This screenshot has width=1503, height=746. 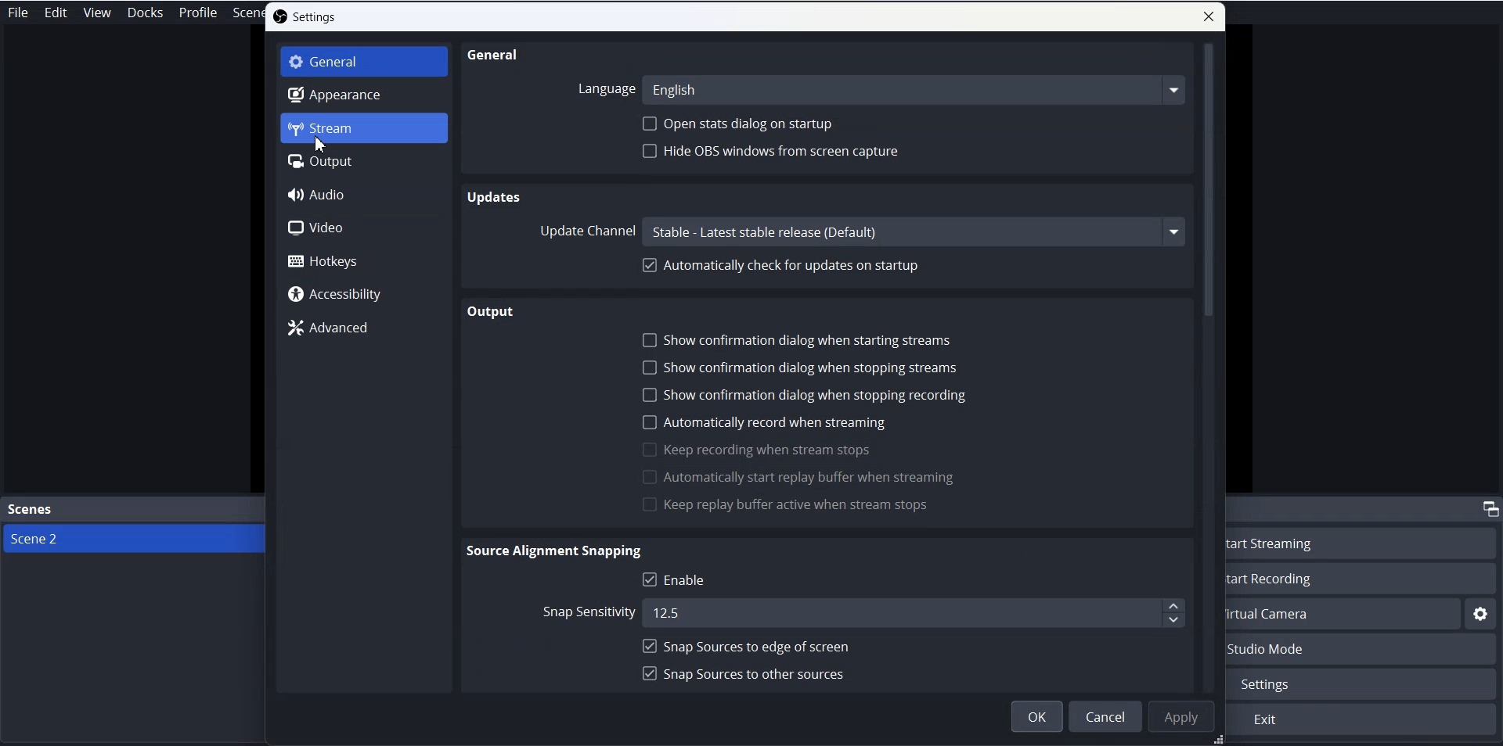 What do you see at coordinates (1365, 578) in the screenshot?
I see `Start Recording` at bounding box center [1365, 578].